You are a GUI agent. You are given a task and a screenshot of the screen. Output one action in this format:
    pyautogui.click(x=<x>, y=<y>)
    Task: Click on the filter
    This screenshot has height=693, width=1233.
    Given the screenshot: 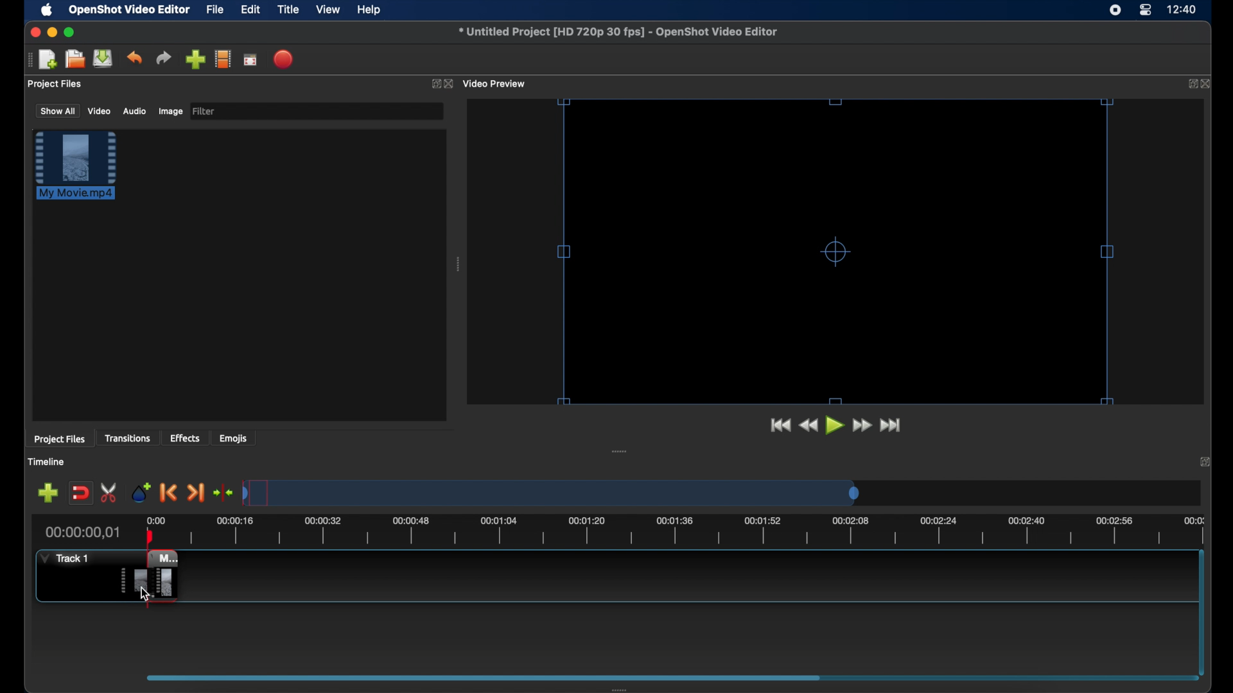 What is the action you would take?
    pyautogui.click(x=204, y=110)
    